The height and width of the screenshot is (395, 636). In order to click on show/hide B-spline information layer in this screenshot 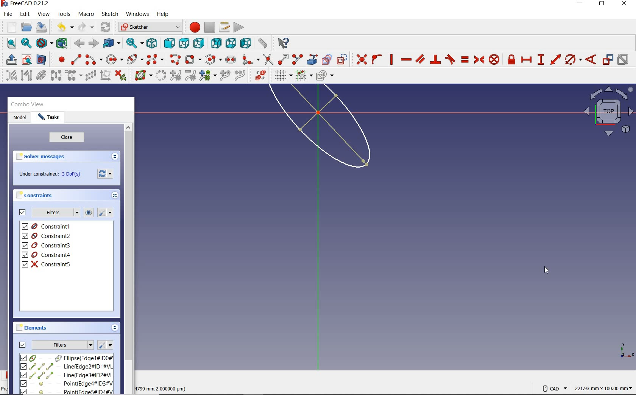, I will do `click(142, 75)`.